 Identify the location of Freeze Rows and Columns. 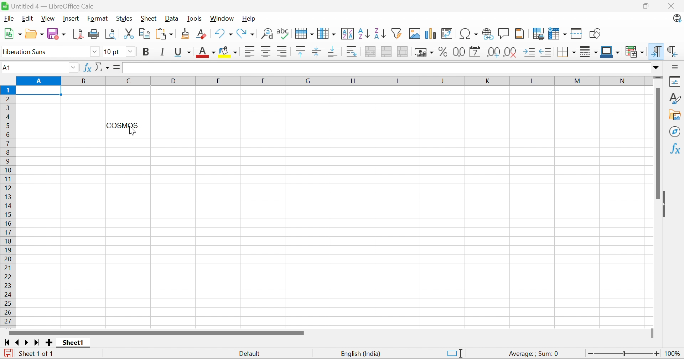
(558, 33).